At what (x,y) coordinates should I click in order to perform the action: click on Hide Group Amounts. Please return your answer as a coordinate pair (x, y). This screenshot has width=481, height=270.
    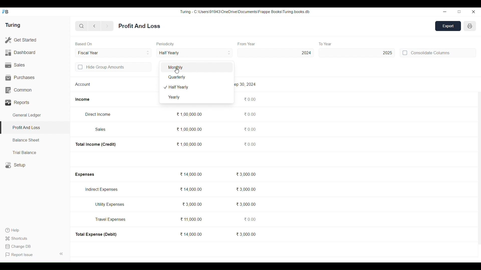
    Looking at the image, I should click on (113, 67).